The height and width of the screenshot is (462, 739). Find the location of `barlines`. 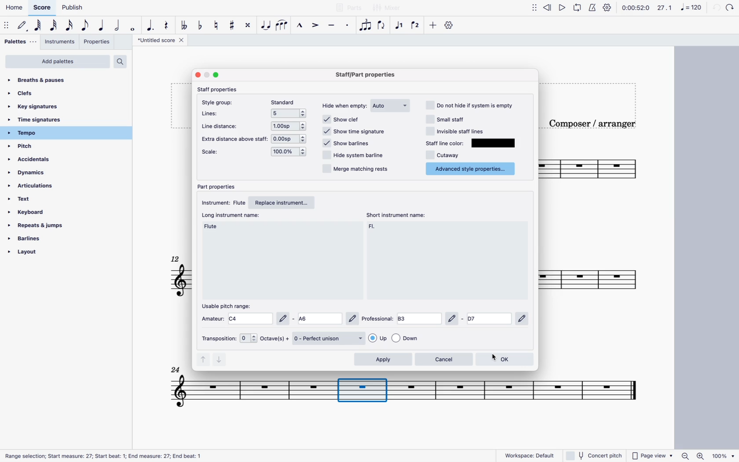

barlines is located at coordinates (55, 238).